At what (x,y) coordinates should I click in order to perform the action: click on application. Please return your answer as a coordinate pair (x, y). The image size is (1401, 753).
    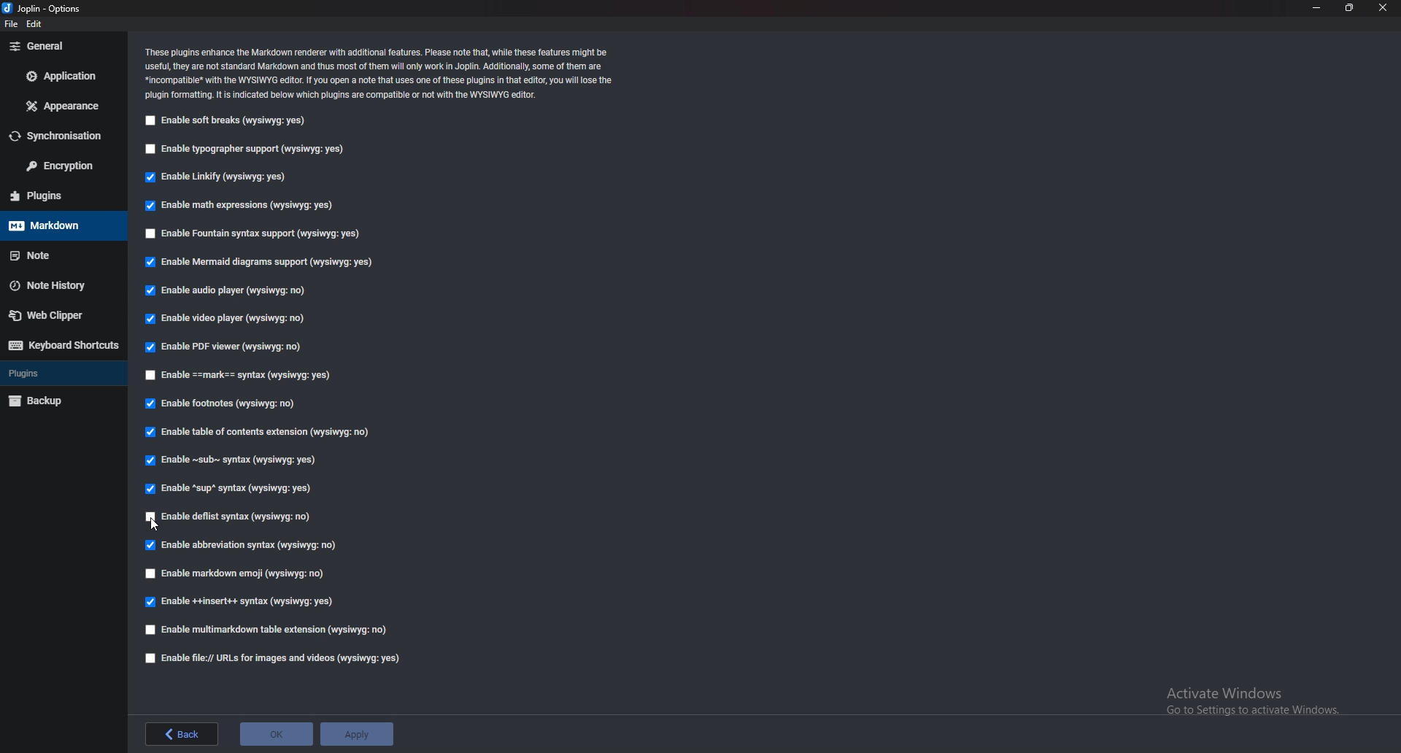
    Looking at the image, I should click on (63, 75).